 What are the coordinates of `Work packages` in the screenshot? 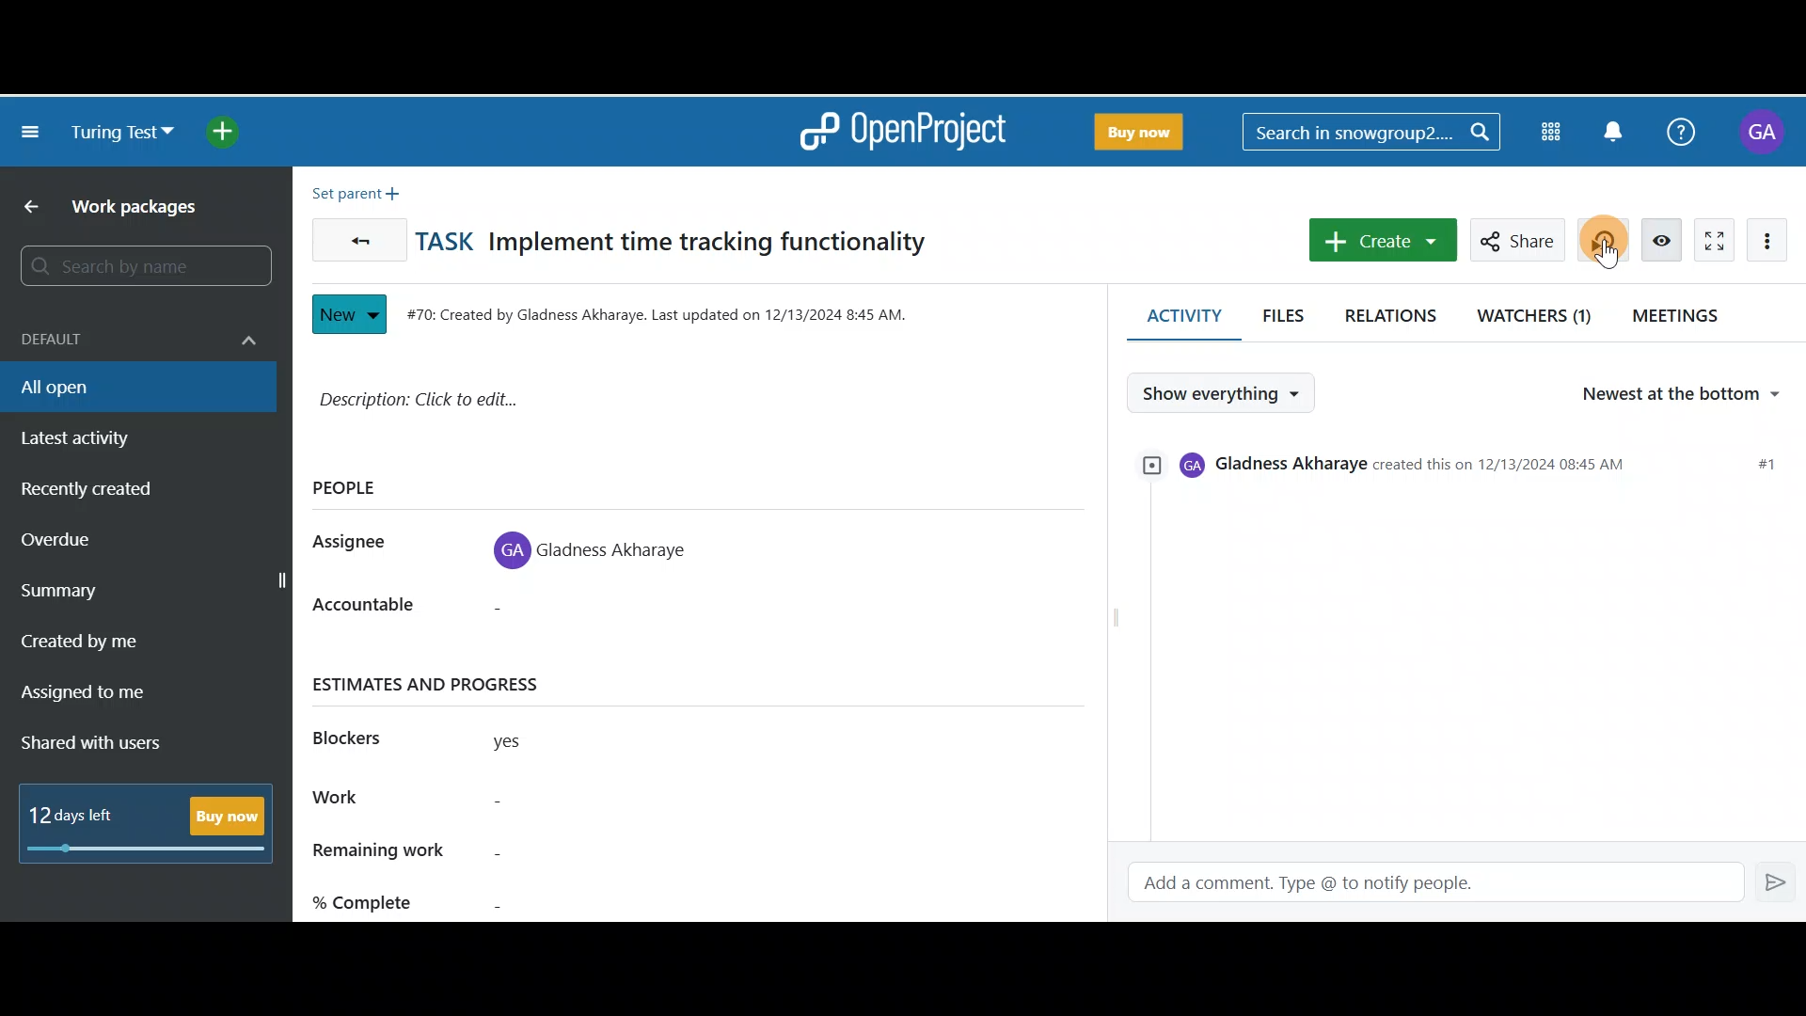 It's located at (143, 211).